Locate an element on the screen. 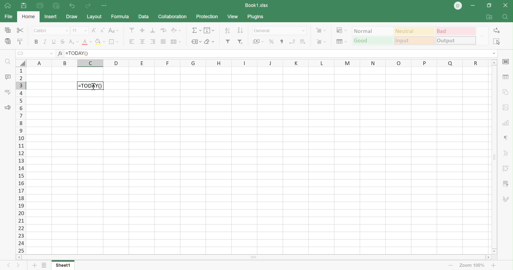 The image size is (513, 270). Increase decimal is located at coordinates (304, 42).